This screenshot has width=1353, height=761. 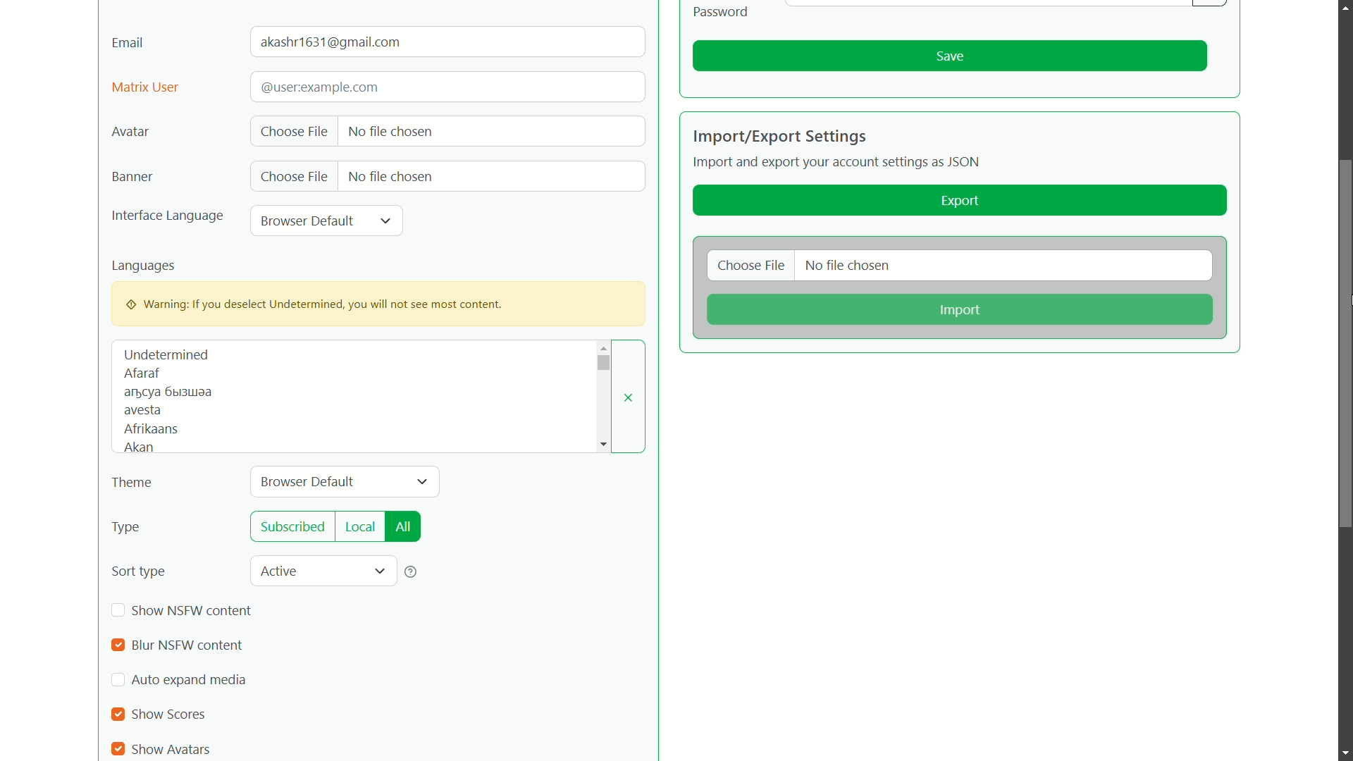 What do you see at coordinates (142, 412) in the screenshot?
I see `avesta` at bounding box center [142, 412].